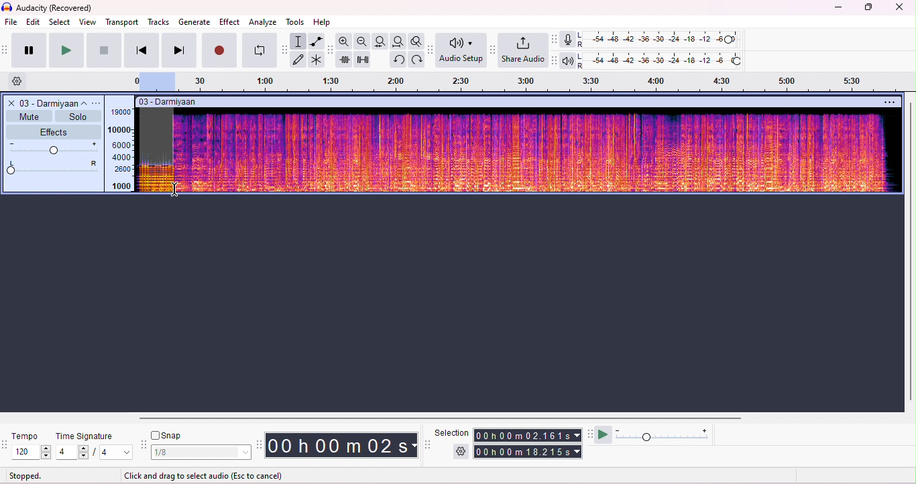 The image size is (916, 484). Describe the element at coordinates (461, 50) in the screenshot. I see `Audio setup` at that location.